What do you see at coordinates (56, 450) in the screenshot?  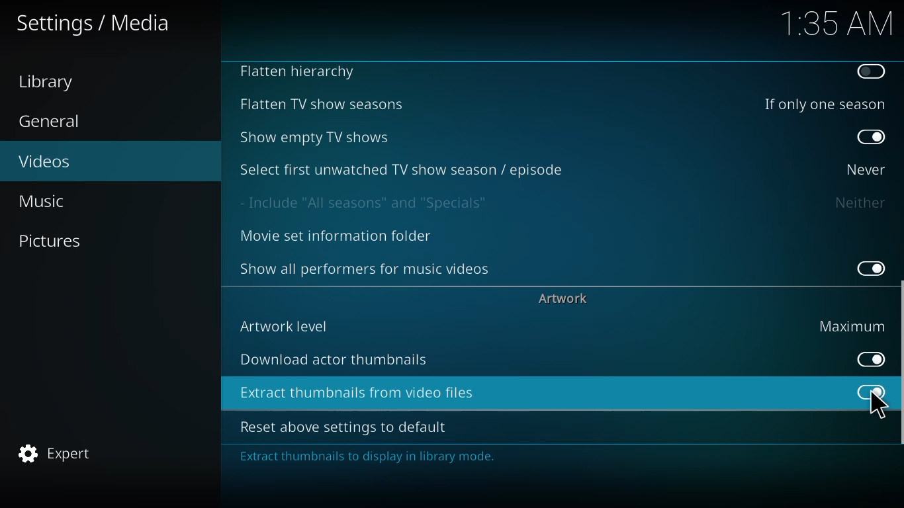 I see `expert` at bounding box center [56, 450].